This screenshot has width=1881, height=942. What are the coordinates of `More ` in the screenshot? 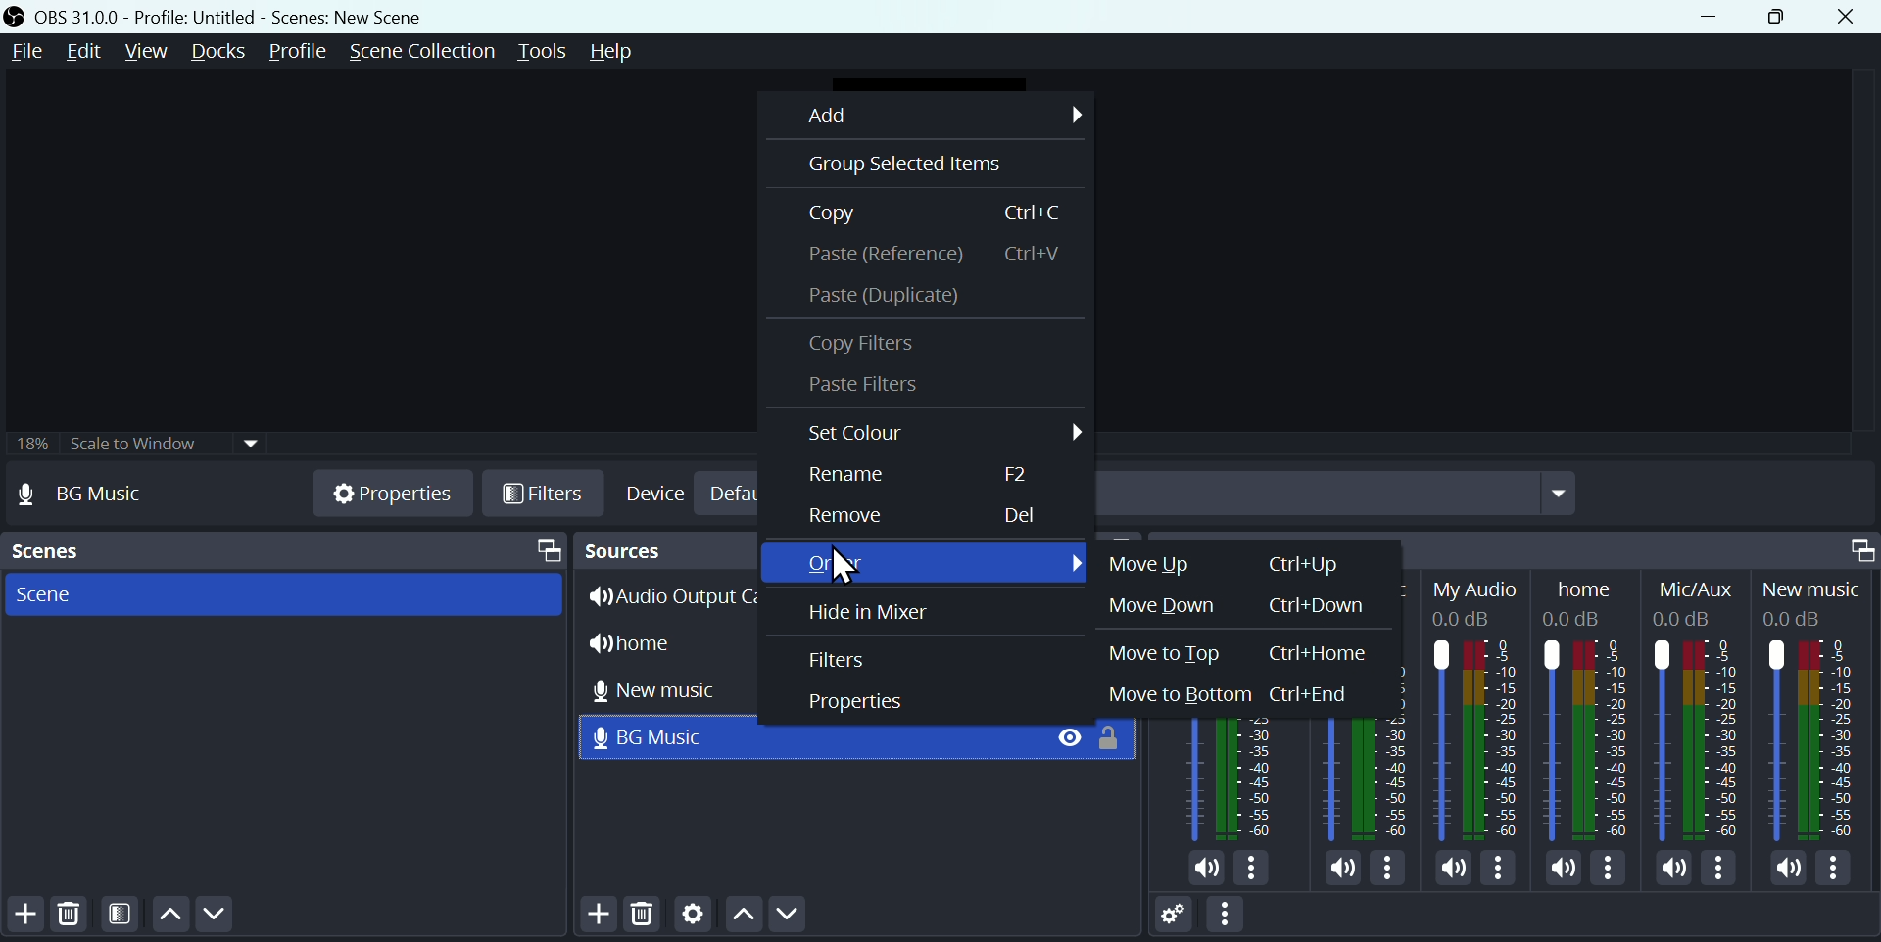 It's located at (1235, 918).